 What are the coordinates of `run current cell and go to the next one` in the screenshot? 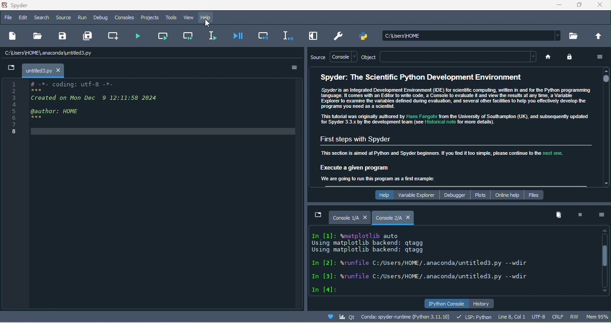 It's located at (186, 36).